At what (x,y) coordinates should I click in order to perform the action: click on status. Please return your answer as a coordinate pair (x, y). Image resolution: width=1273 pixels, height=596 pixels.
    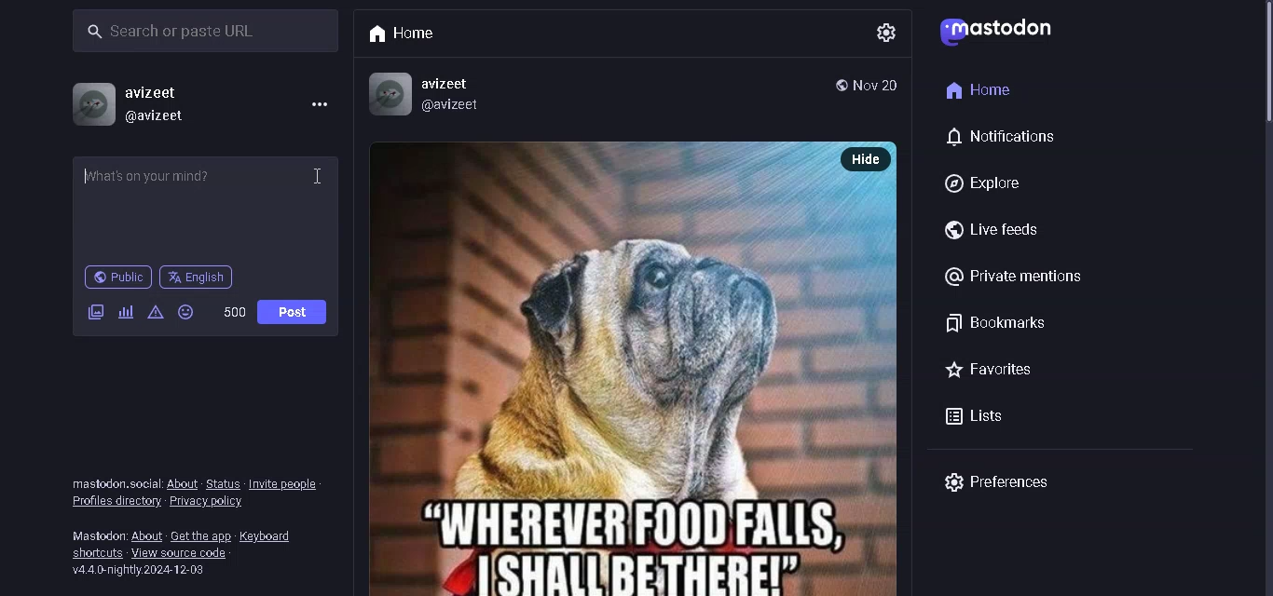
    Looking at the image, I should click on (224, 483).